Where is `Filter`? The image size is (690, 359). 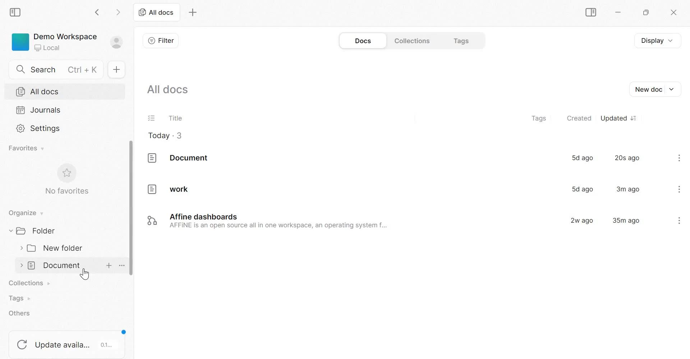
Filter is located at coordinates (161, 40).